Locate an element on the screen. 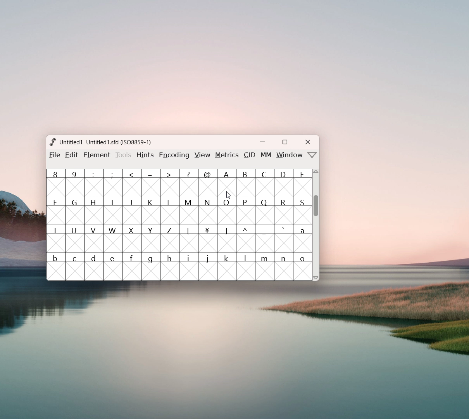 The image size is (469, 419). b is located at coordinates (56, 267).